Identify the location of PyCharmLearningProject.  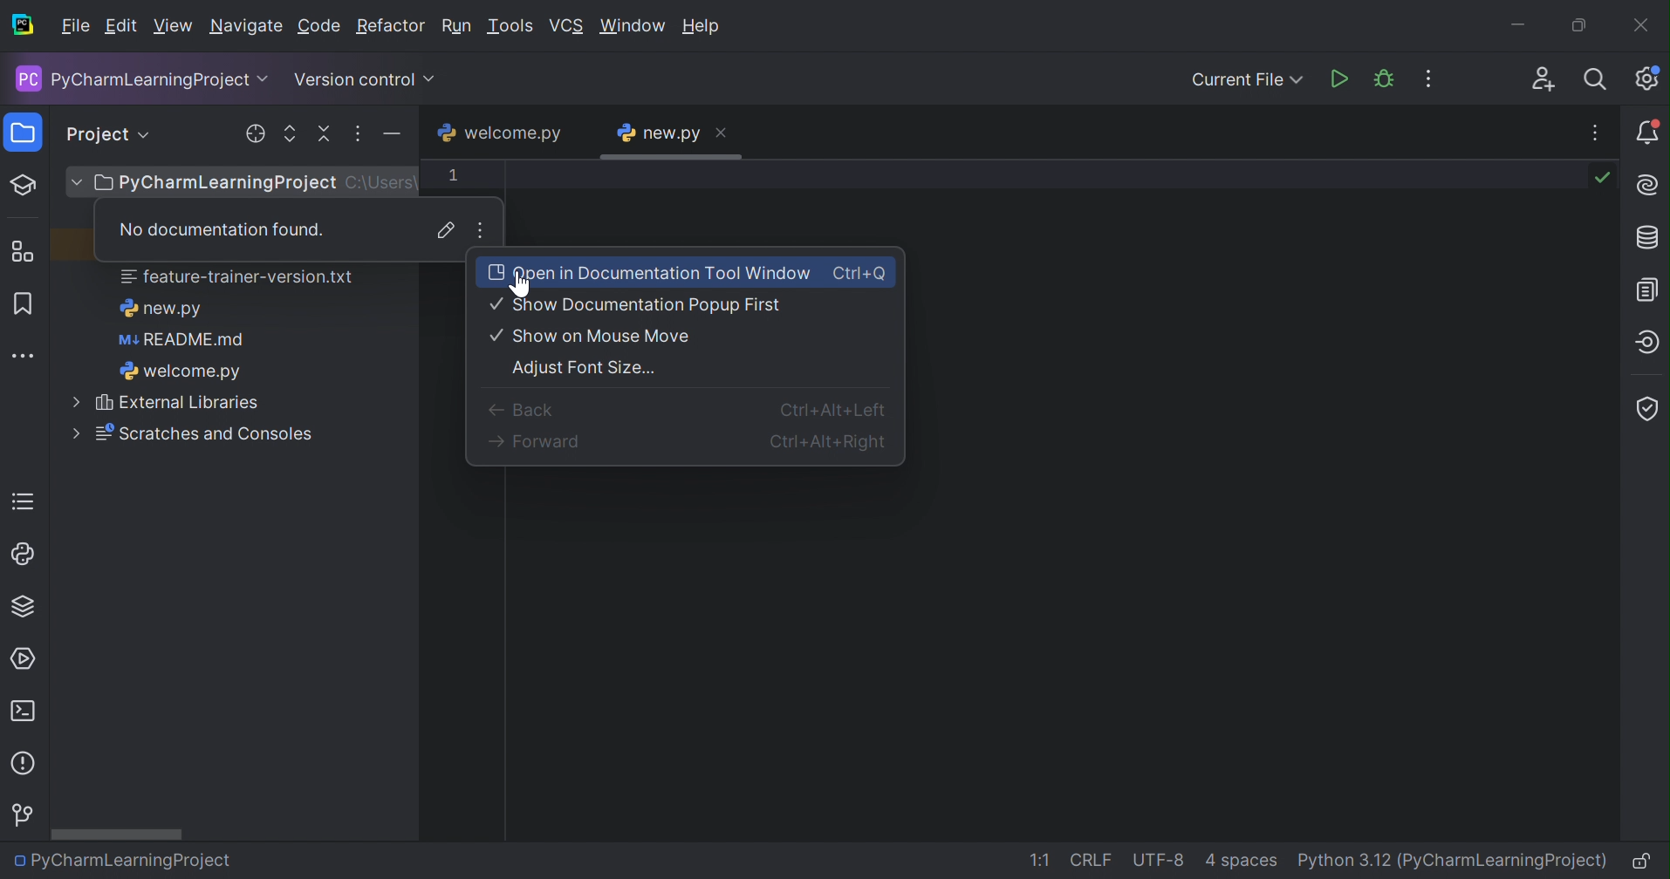
(200, 184).